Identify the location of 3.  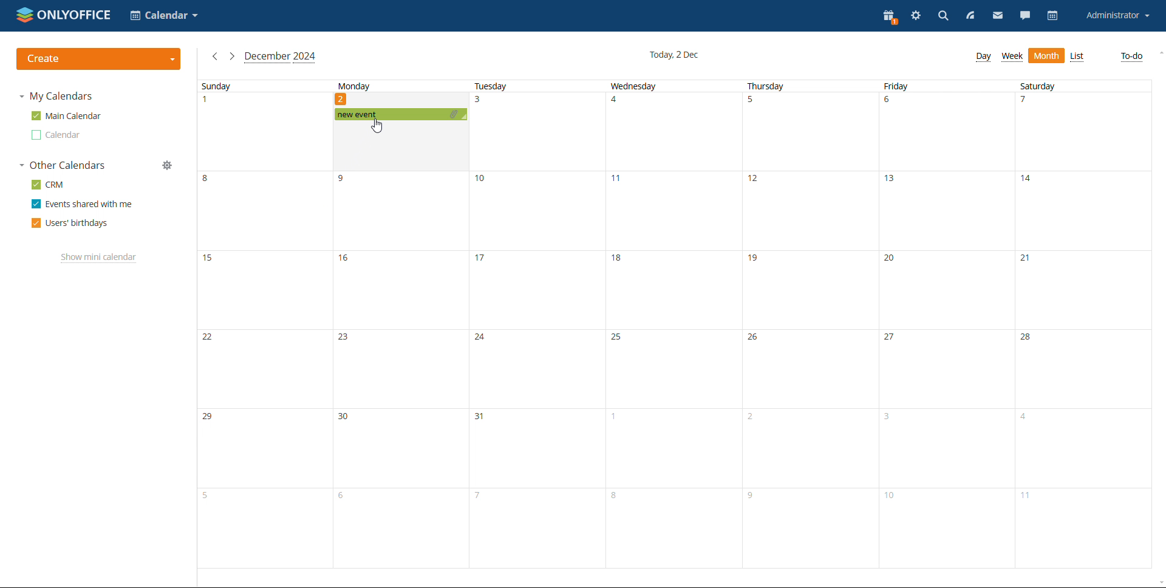
(482, 104).